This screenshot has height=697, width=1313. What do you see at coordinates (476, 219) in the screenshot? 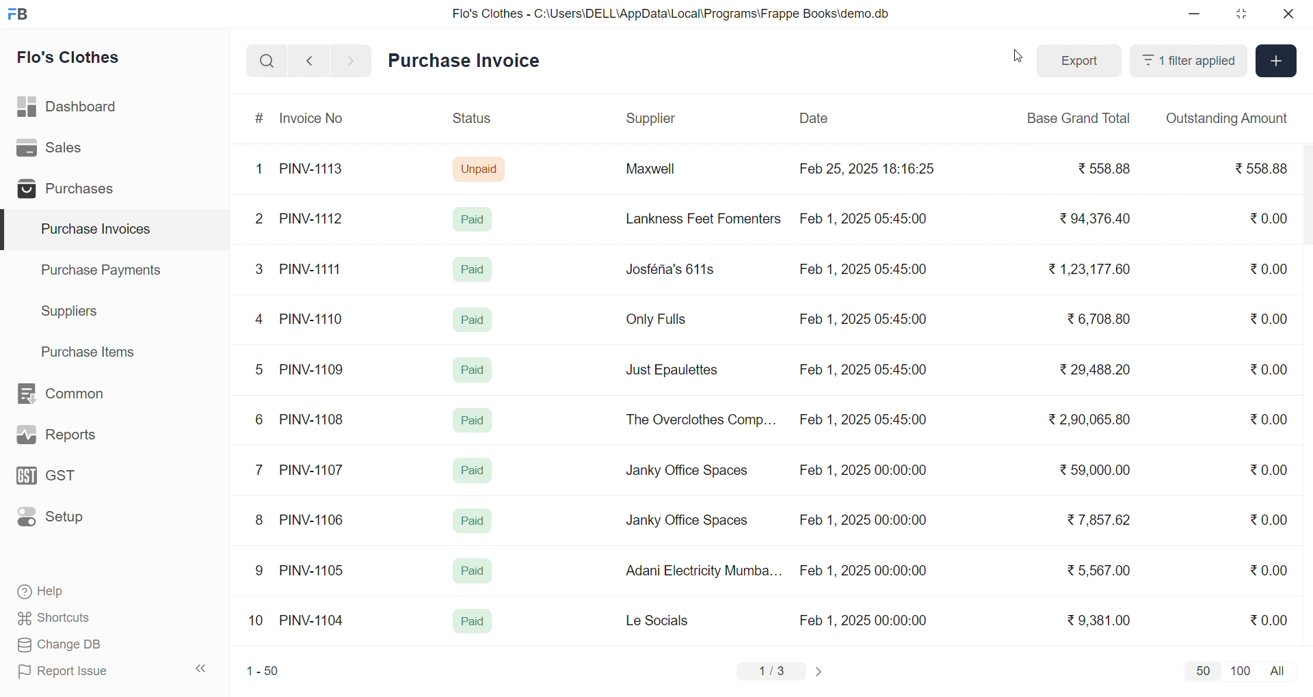
I see `Paid` at bounding box center [476, 219].